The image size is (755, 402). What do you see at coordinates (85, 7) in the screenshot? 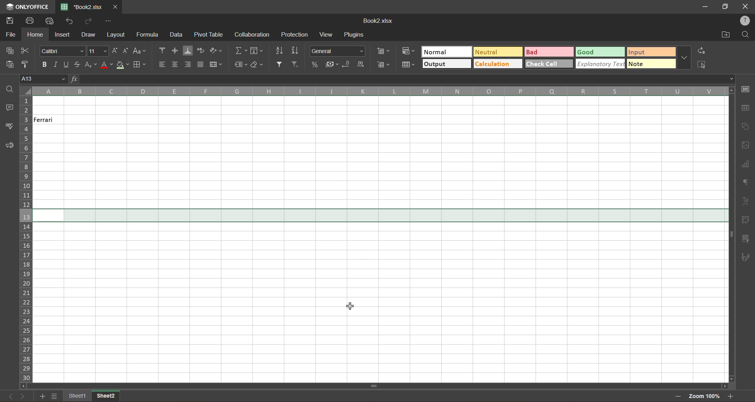
I see `filename` at bounding box center [85, 7].